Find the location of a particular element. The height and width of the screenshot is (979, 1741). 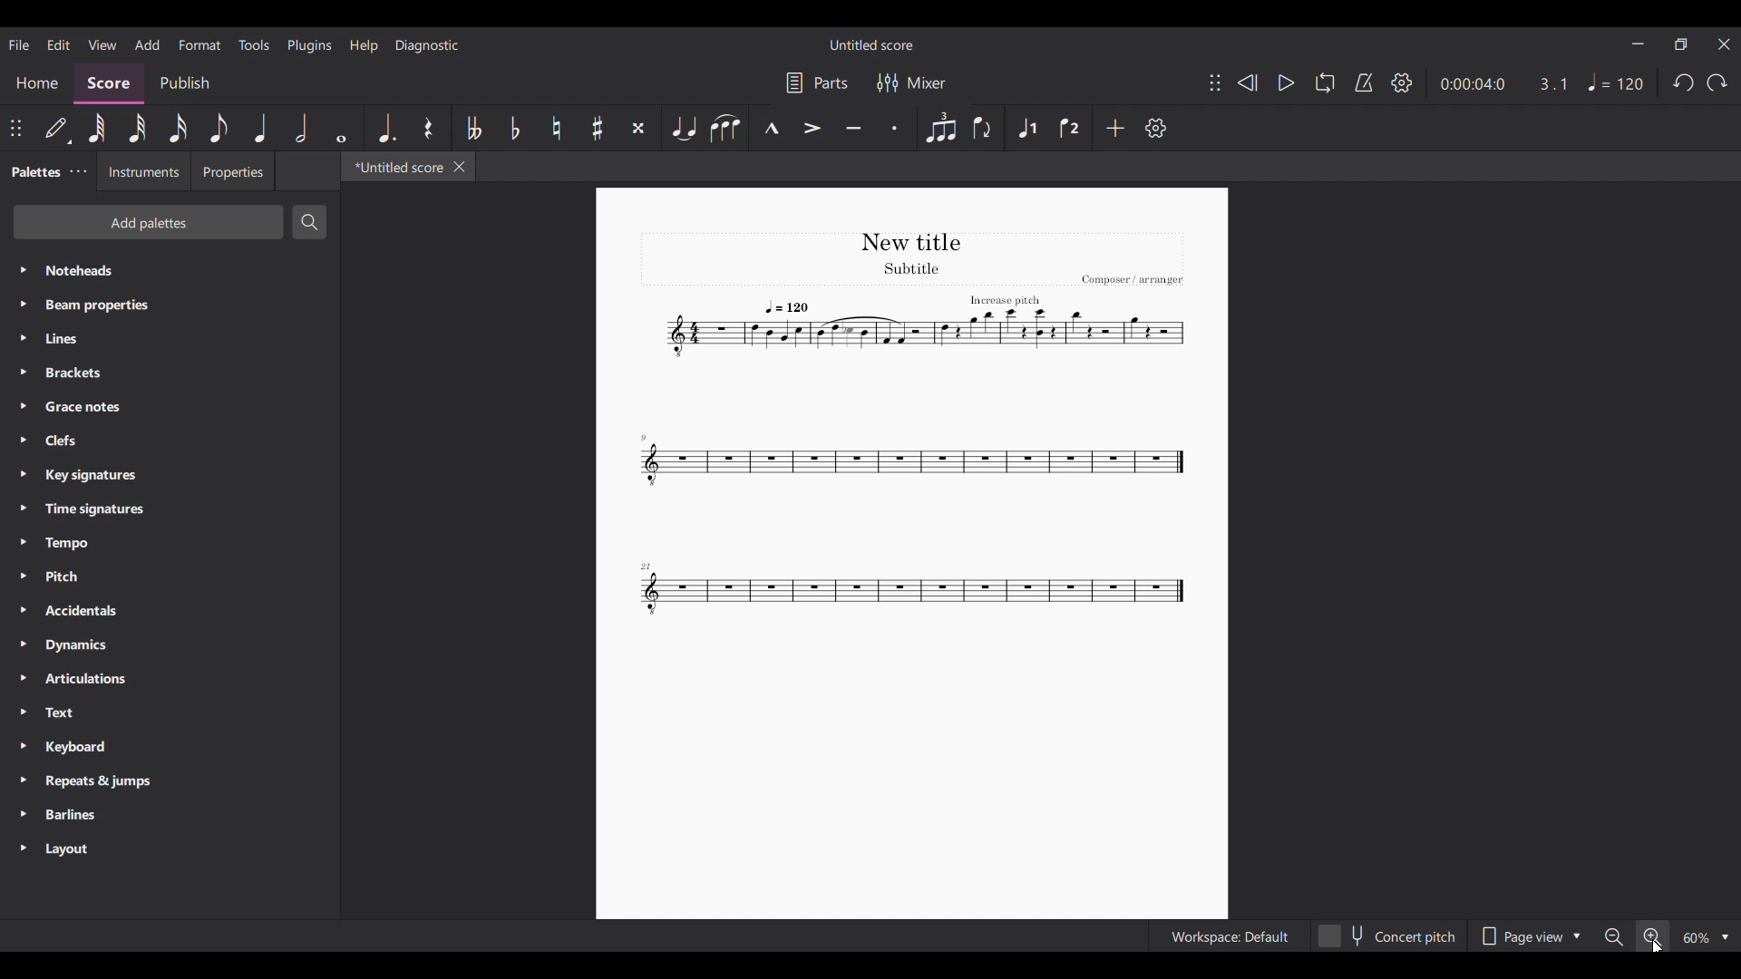

Brackets is located at coordinates (170, 373).